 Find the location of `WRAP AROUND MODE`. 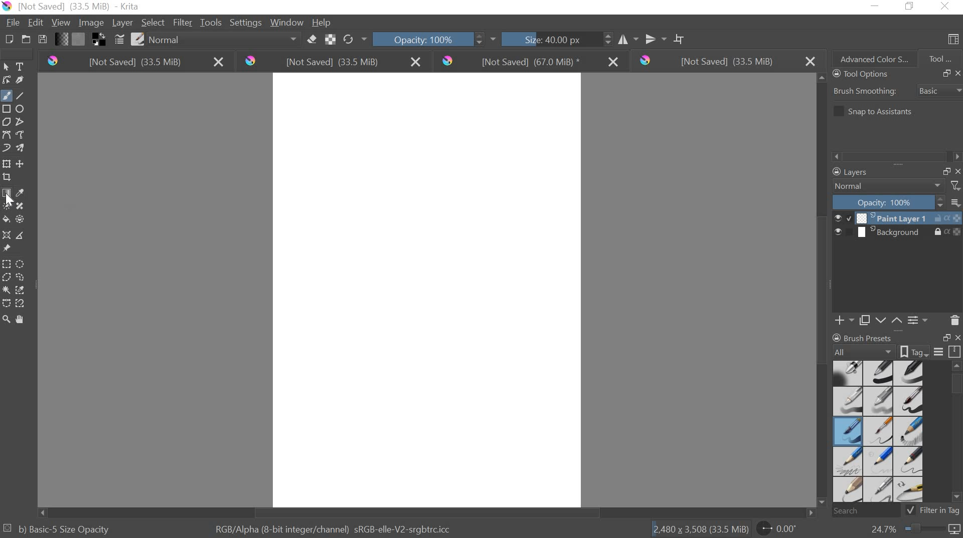

WRAP AROUND MODE is located at coordinates (683, 37).